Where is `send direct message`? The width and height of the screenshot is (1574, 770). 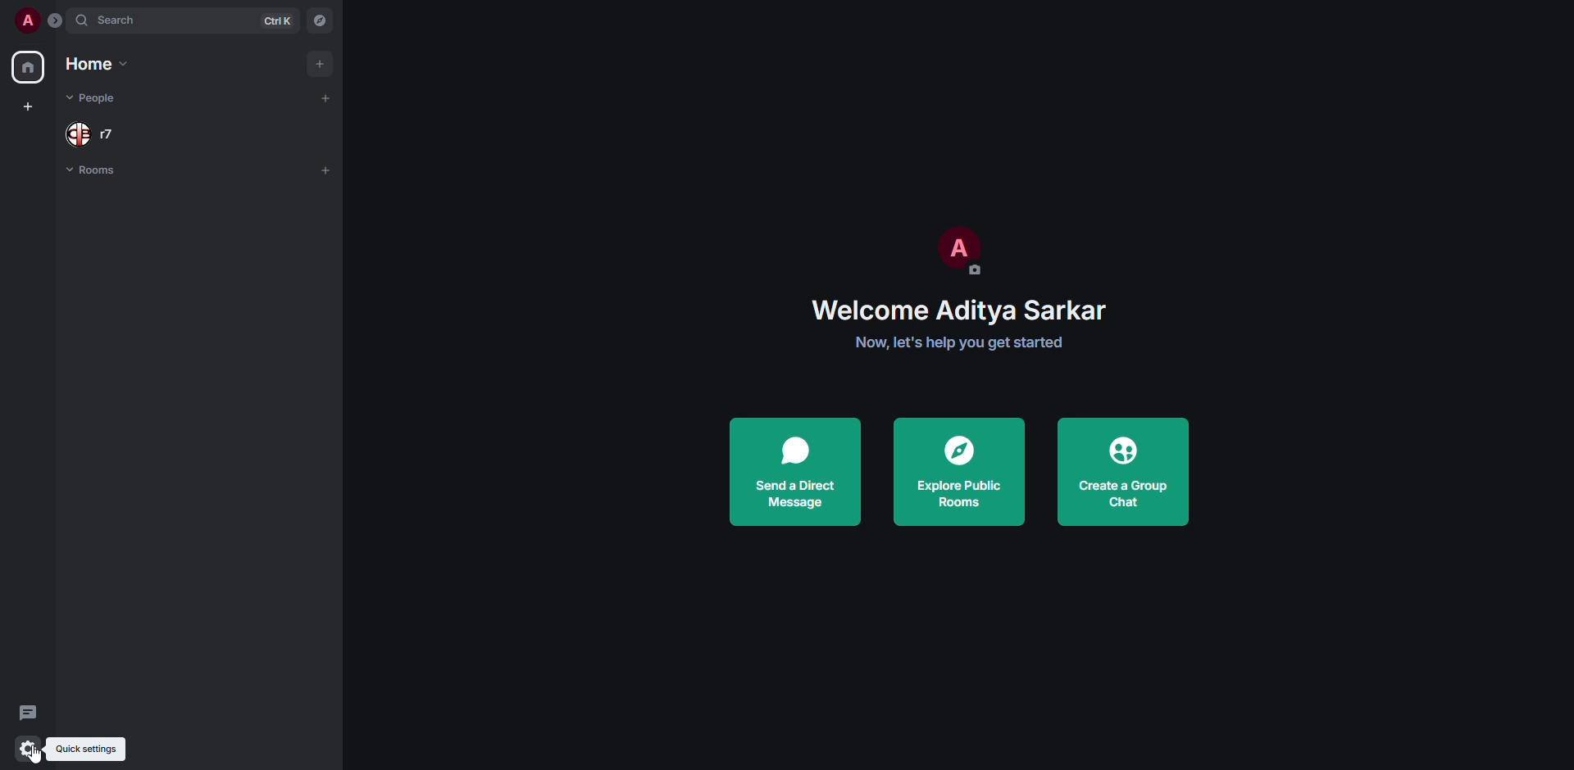 send direct message is located at coordinates (794, 471).